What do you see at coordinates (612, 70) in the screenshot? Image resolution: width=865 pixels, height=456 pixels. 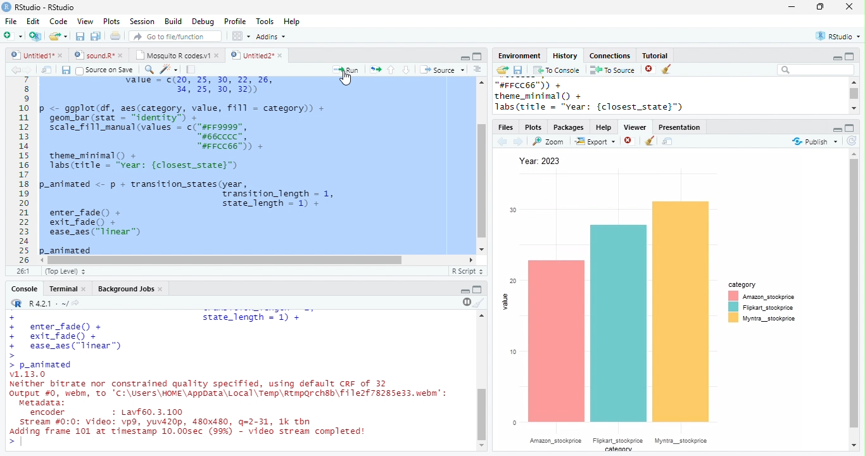 I see `To Source` at bounding box center [612, 70].